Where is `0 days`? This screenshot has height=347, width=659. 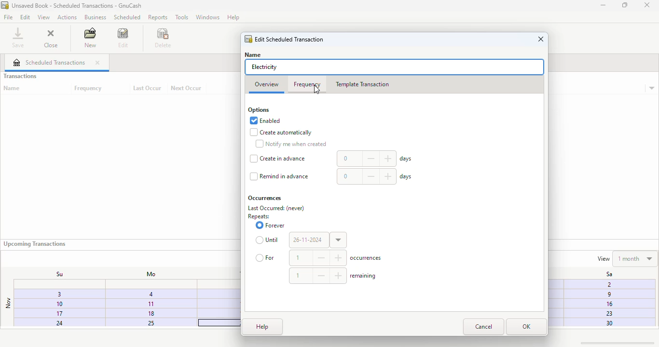 0 days is located at coordinates (375, 176).